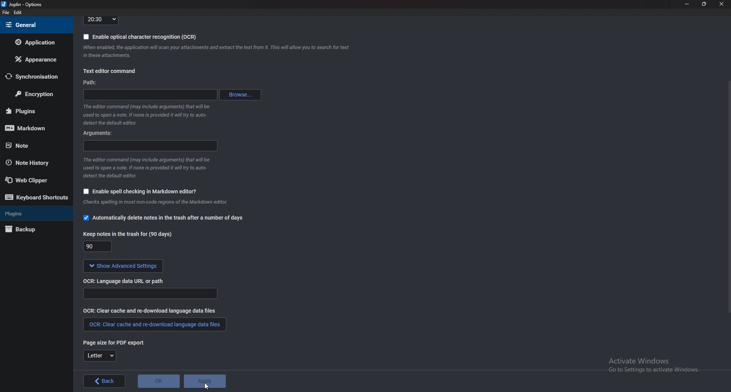 The height and width of the screenshot is (392, 731). Describe the element at coordinates (158, 381) in the screenshot. I see `ok` at that location.